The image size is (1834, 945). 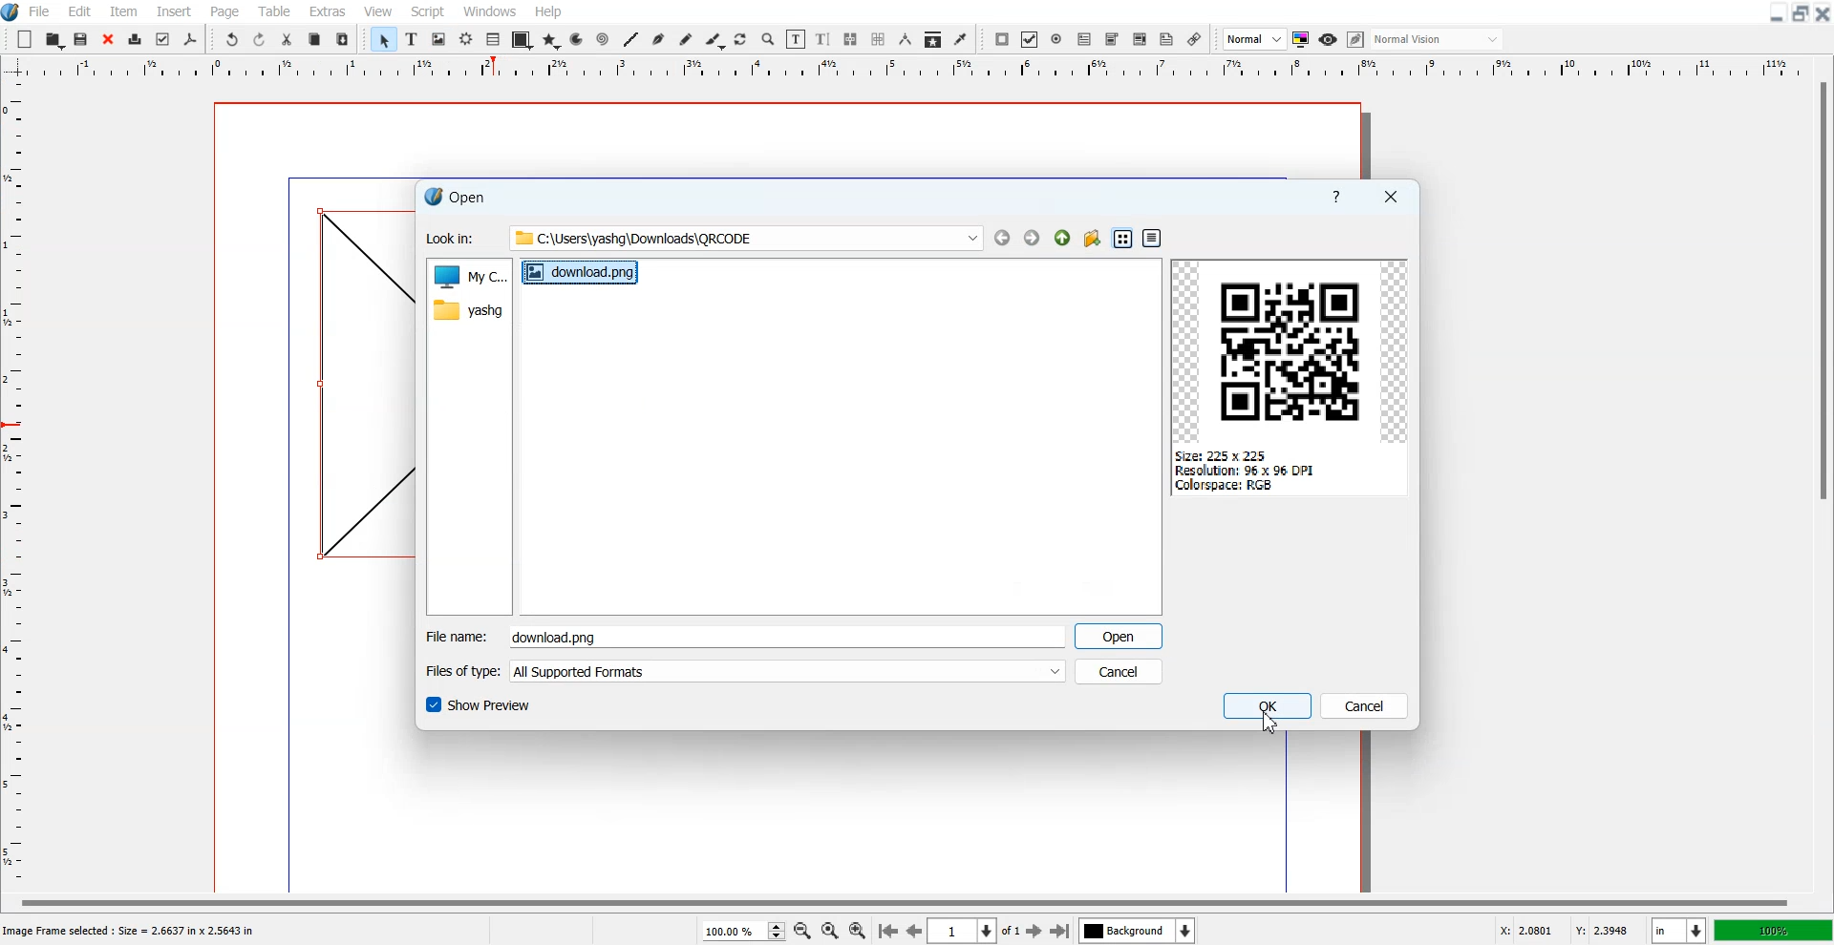 I want to click on Bezier Curve, so click(x=658, y=39).